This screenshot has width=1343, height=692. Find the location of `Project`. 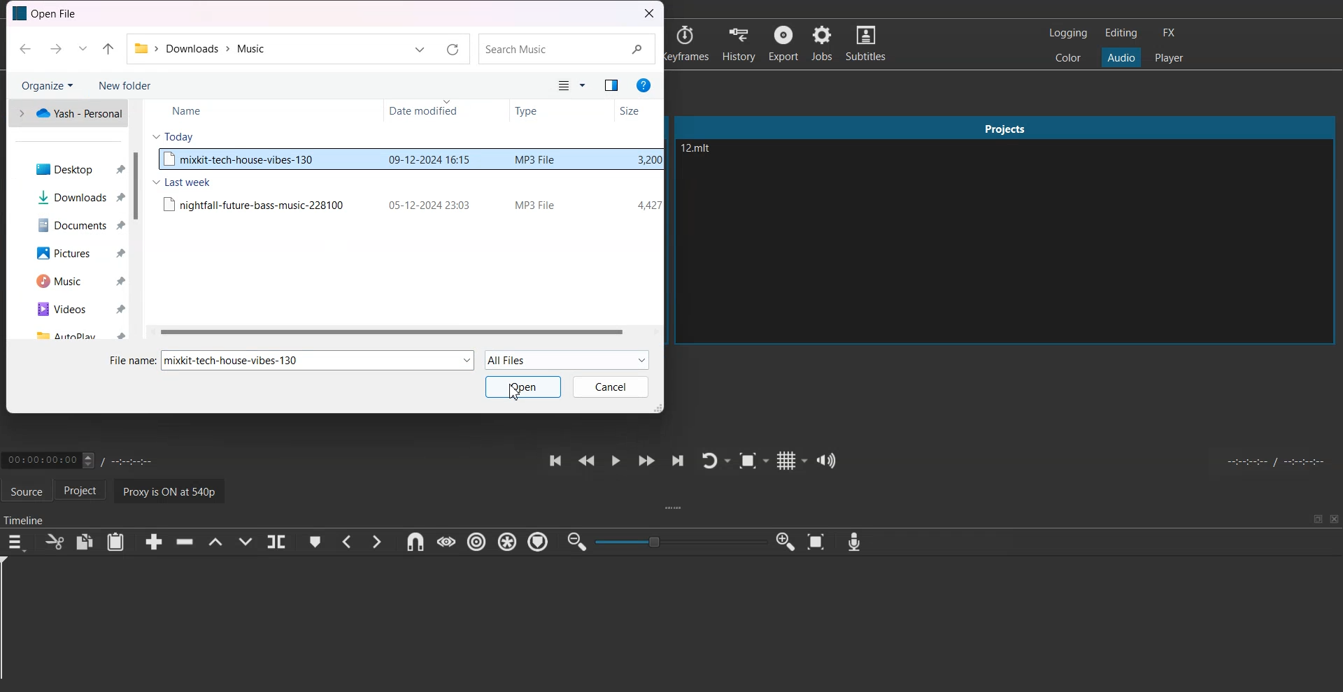

Project is located at coordinates (85, 491).